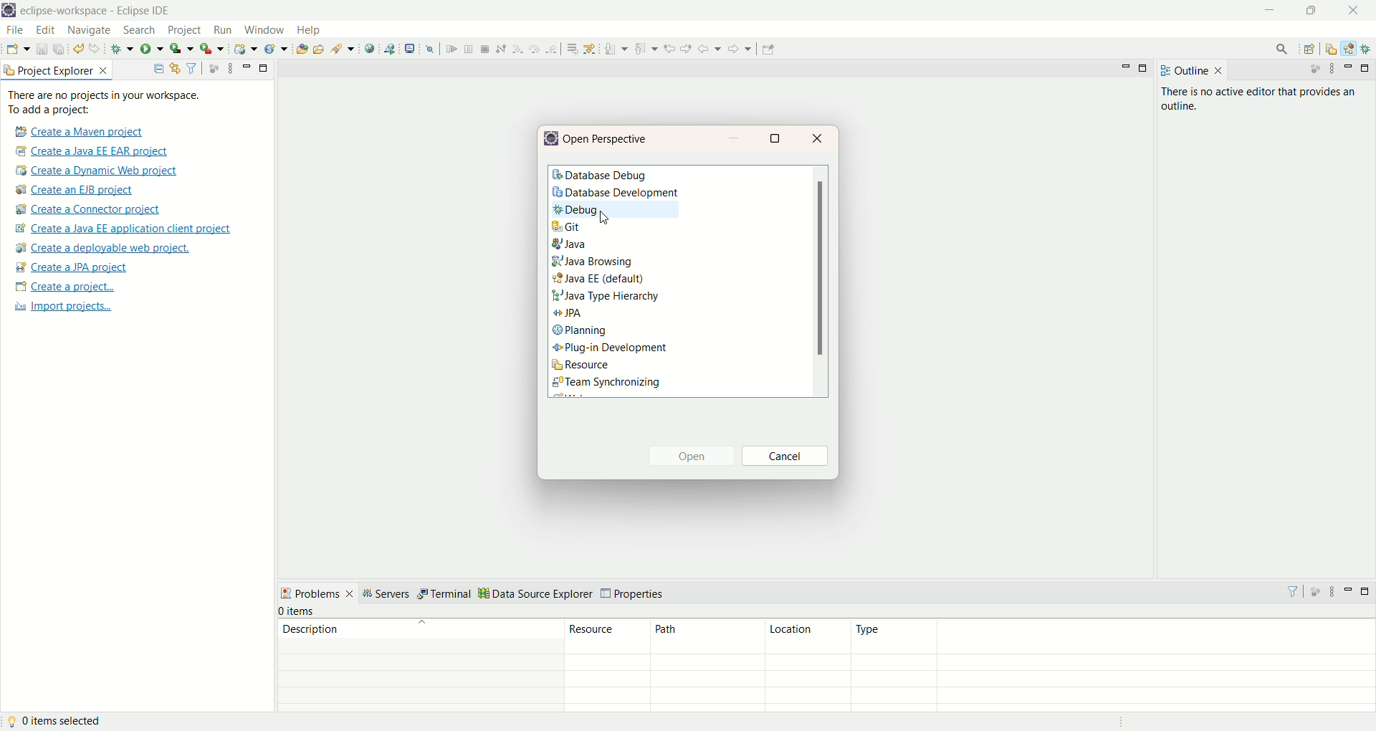 The width and height of the screenshot is (1376, 731). What do you see at coordinates (590, 49) in the screenshot?
I see `use step filters` at bounding box center [590, 49].